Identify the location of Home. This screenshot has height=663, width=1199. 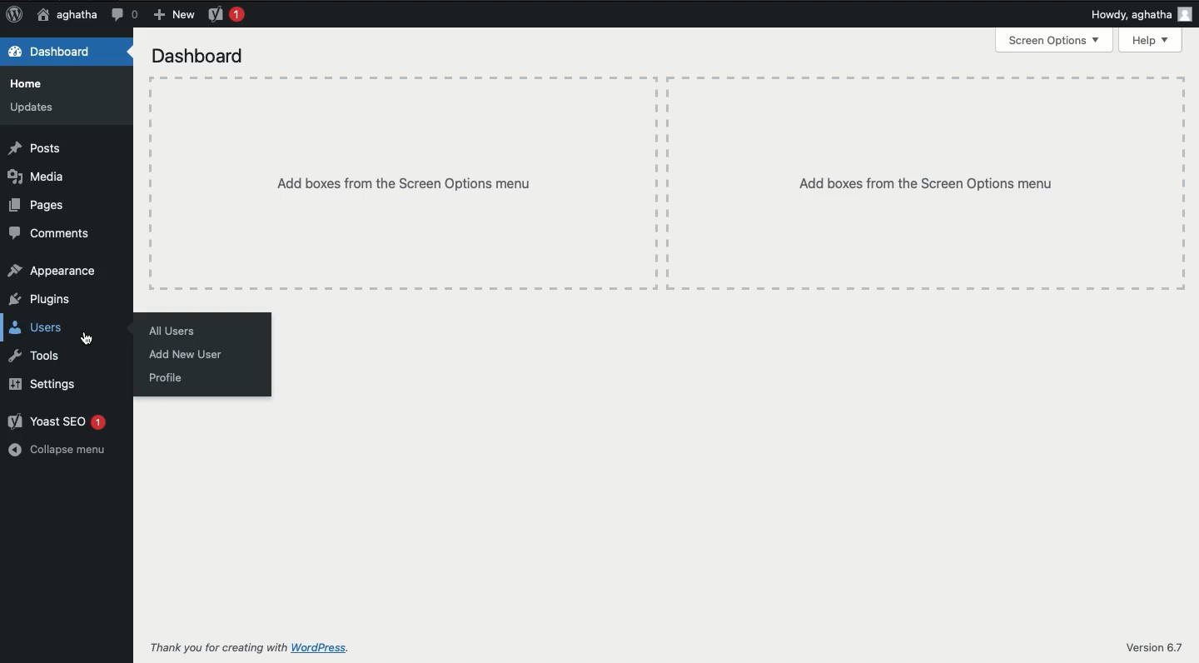
(28, 84).